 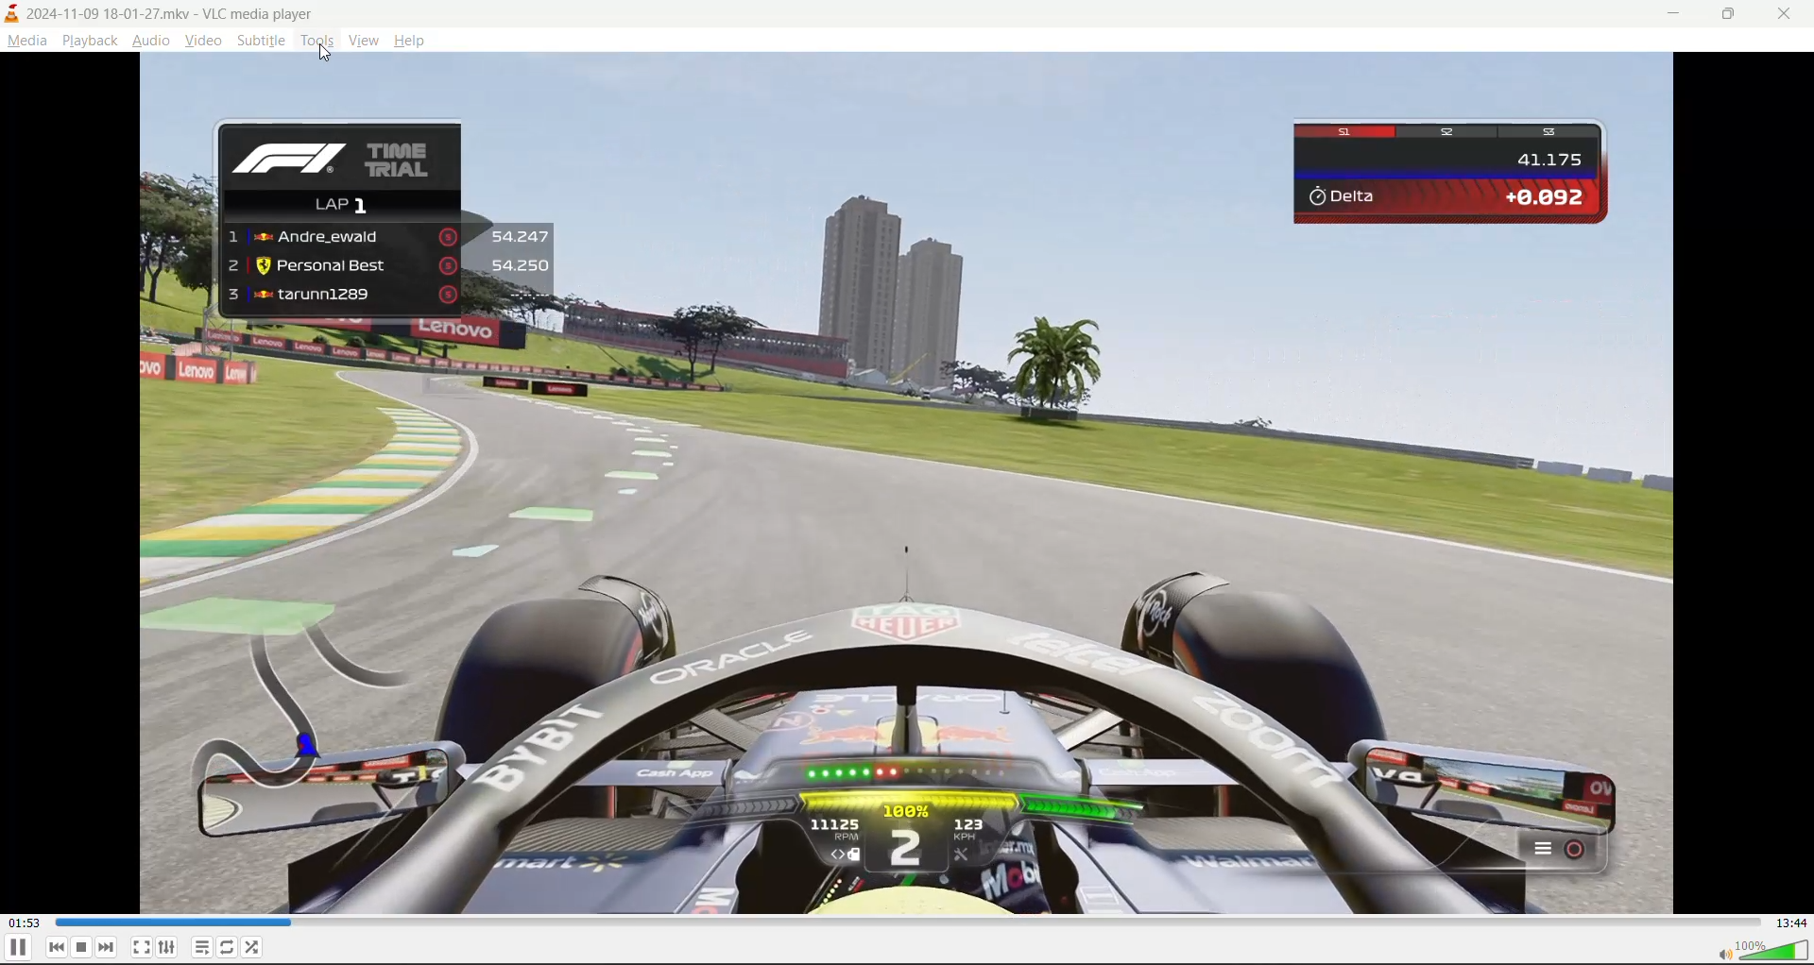 What do you see at coordinates (203, 44) in the screenshot?
I see `video` at bounding box center [203, 44].